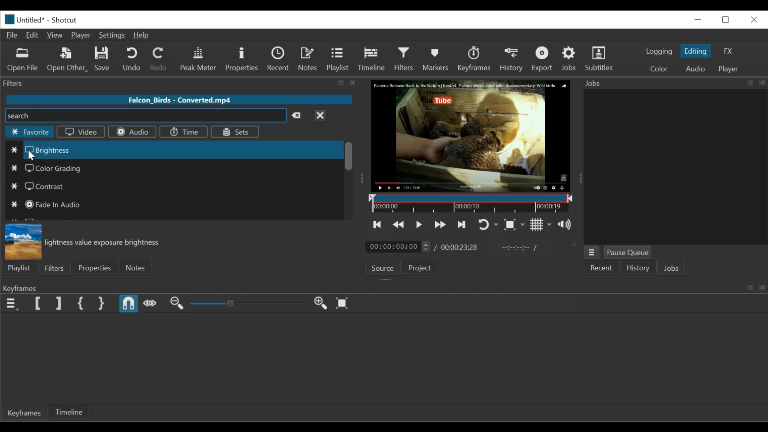  Describe the element at coordinates (675, 167) in the screenshot. I see `Jobs panel` at that location.